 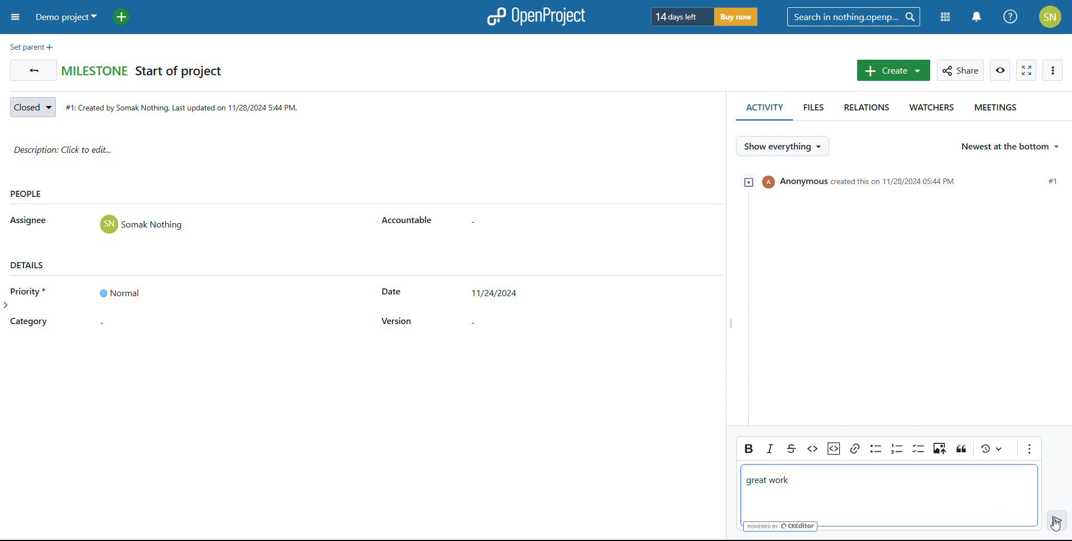 I want to click on block quote, so click(x=994, y=448).